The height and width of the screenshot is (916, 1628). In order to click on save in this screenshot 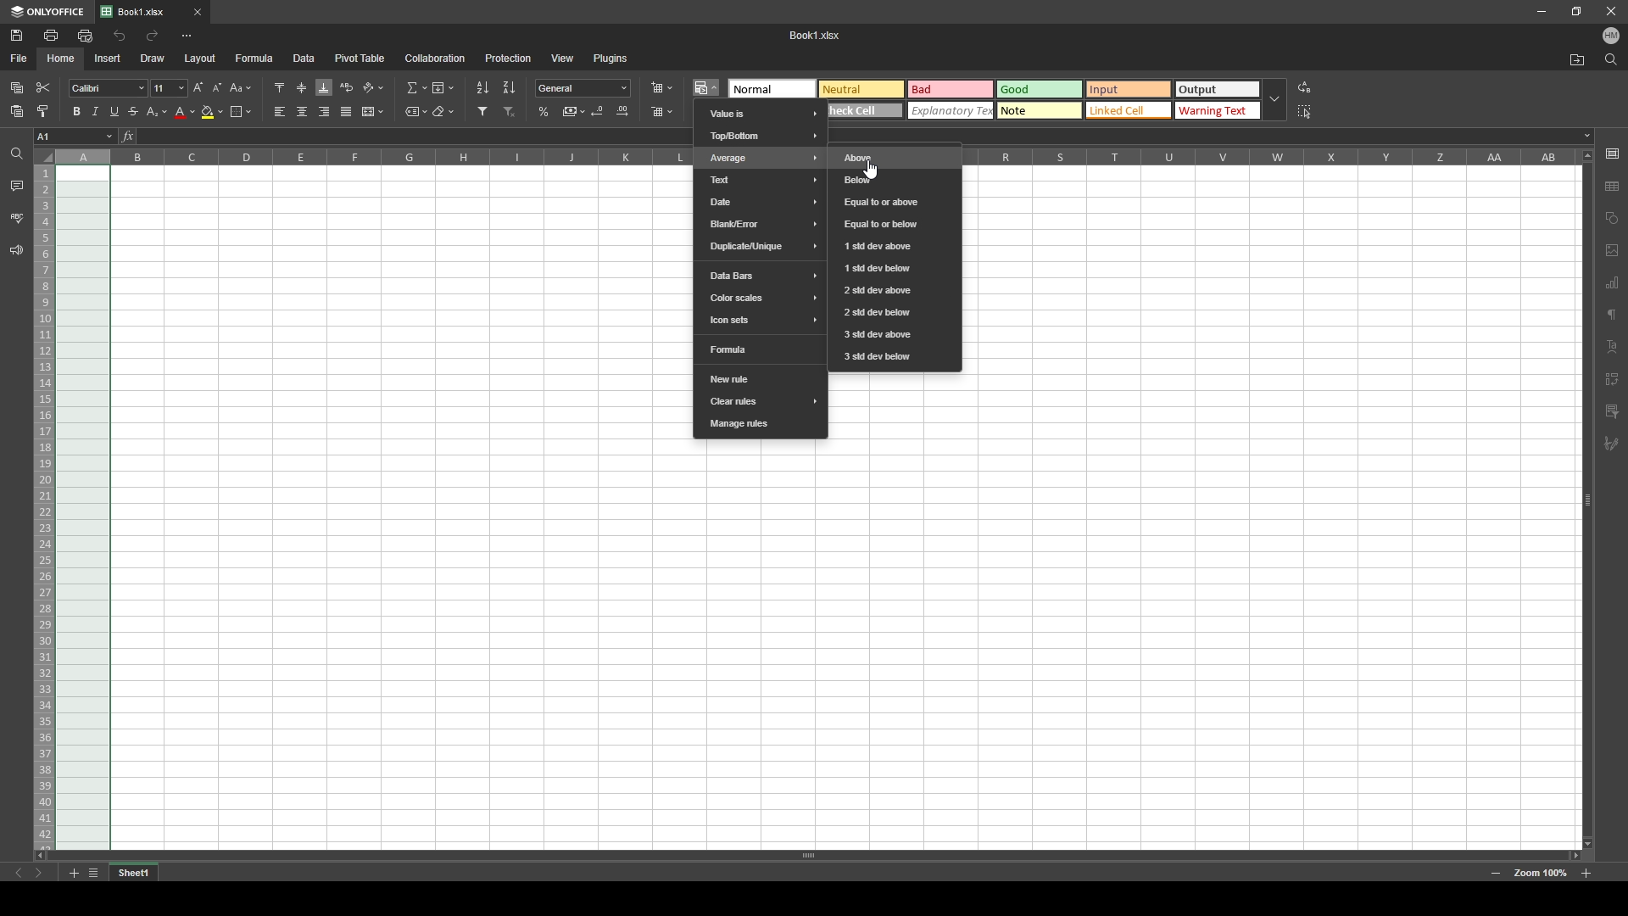, I will do `click(18, 35)`.